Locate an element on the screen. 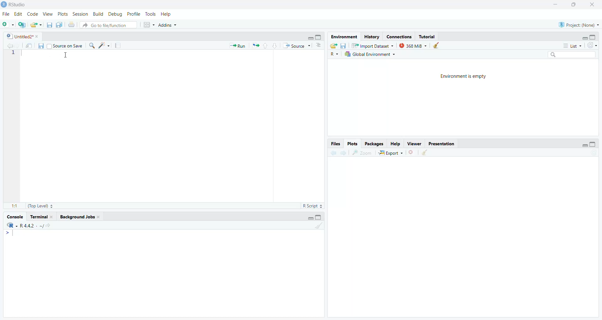  Environment is located at coordinates (341, 37).